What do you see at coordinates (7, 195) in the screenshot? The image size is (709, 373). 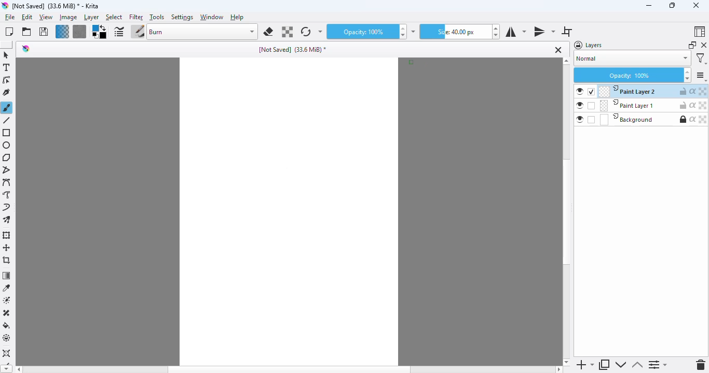 I see `freehand path tool` at bounding box center [7, 195].